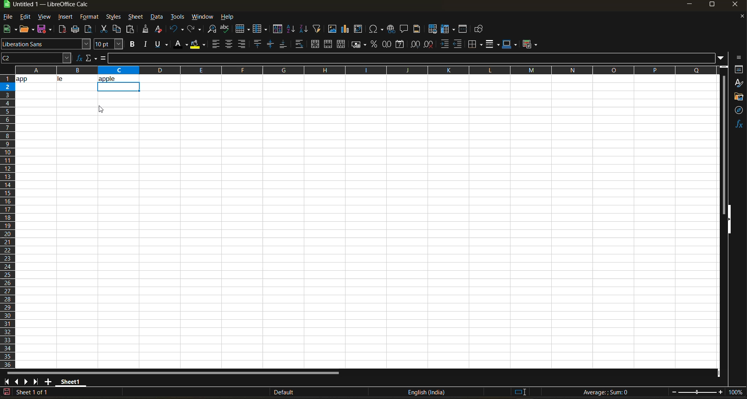  What do you see at coordinates (102, 109) in the screenshot?
I see `cursor` at bounding box center [102, 109].